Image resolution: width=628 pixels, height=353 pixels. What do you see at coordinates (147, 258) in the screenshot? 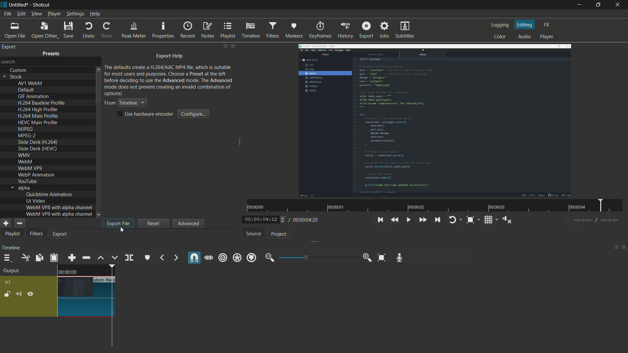
I see `create or edit marker` at bounding box center [147, 258].